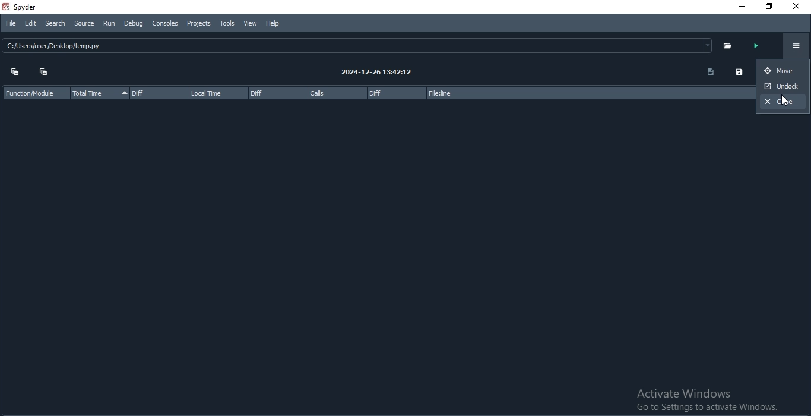 Image resolution: width=811 pixels, height=416 pixels. Describe the element at coordinates (31, 24) in the screenshot. I see `Edit` at that location.